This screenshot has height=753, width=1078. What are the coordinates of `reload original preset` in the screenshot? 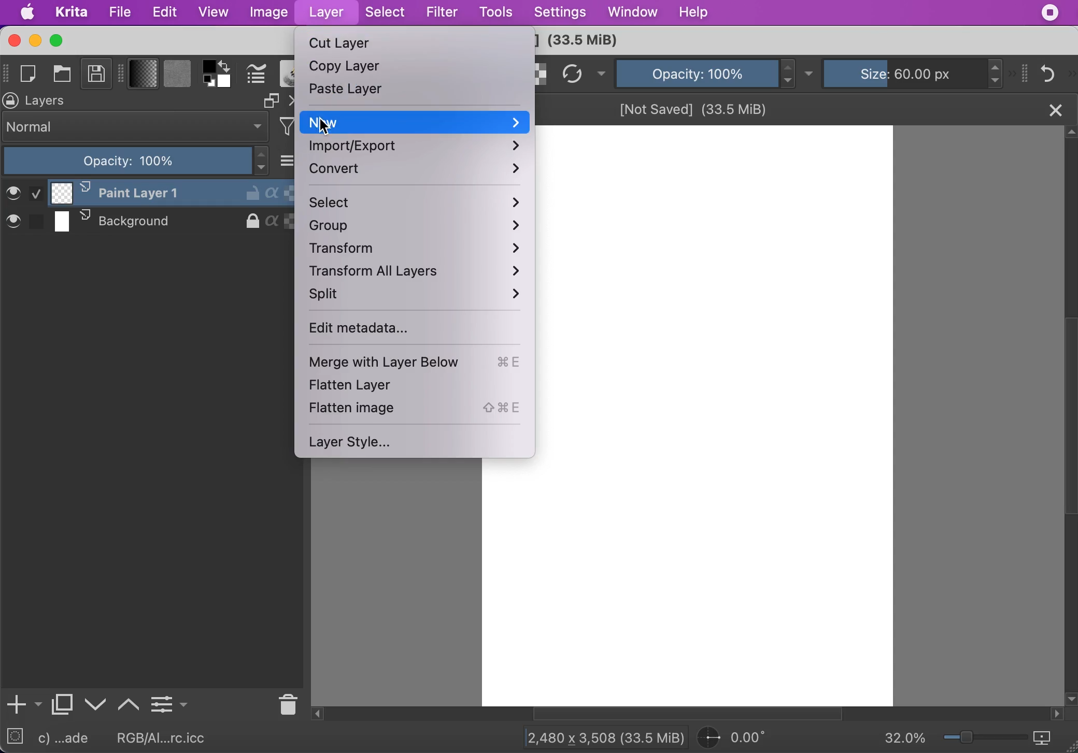 It's located at (573, 74).